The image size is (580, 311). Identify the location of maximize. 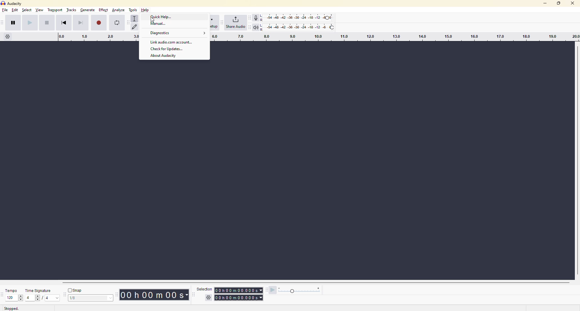
(558, 5).